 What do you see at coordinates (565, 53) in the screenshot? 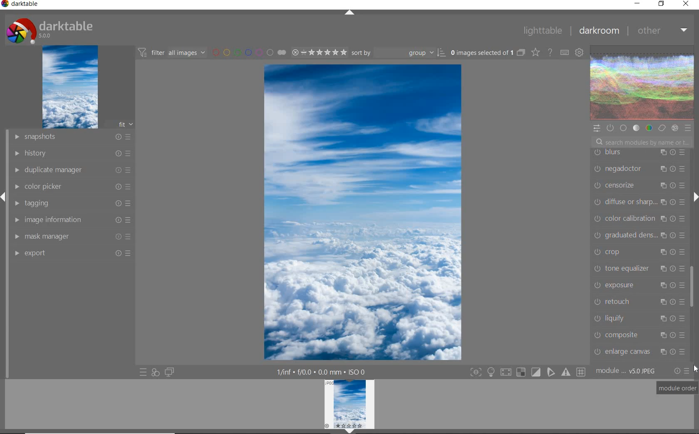
I see `DEFINE KEYBOARD SHORTCUT` at bounding box center [565, 53].